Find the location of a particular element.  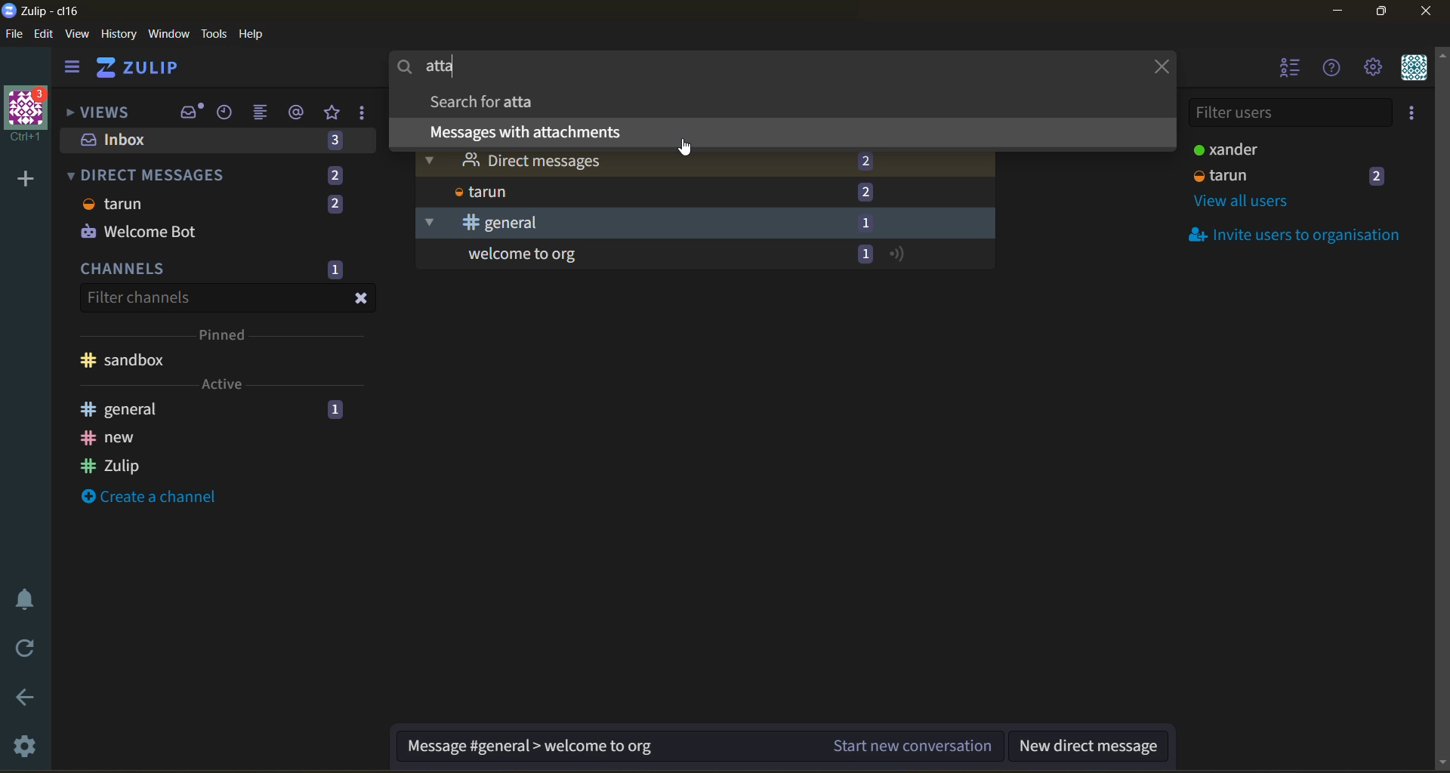

close is located at coordinates (1159, 66).